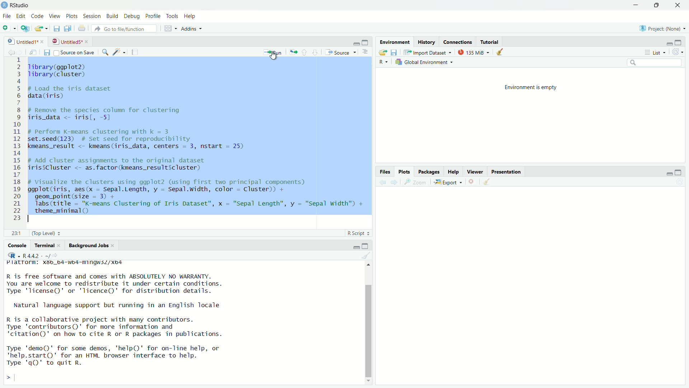 This screenshot has width=689, height=388. I want to click on compile report, so click(135, 53).